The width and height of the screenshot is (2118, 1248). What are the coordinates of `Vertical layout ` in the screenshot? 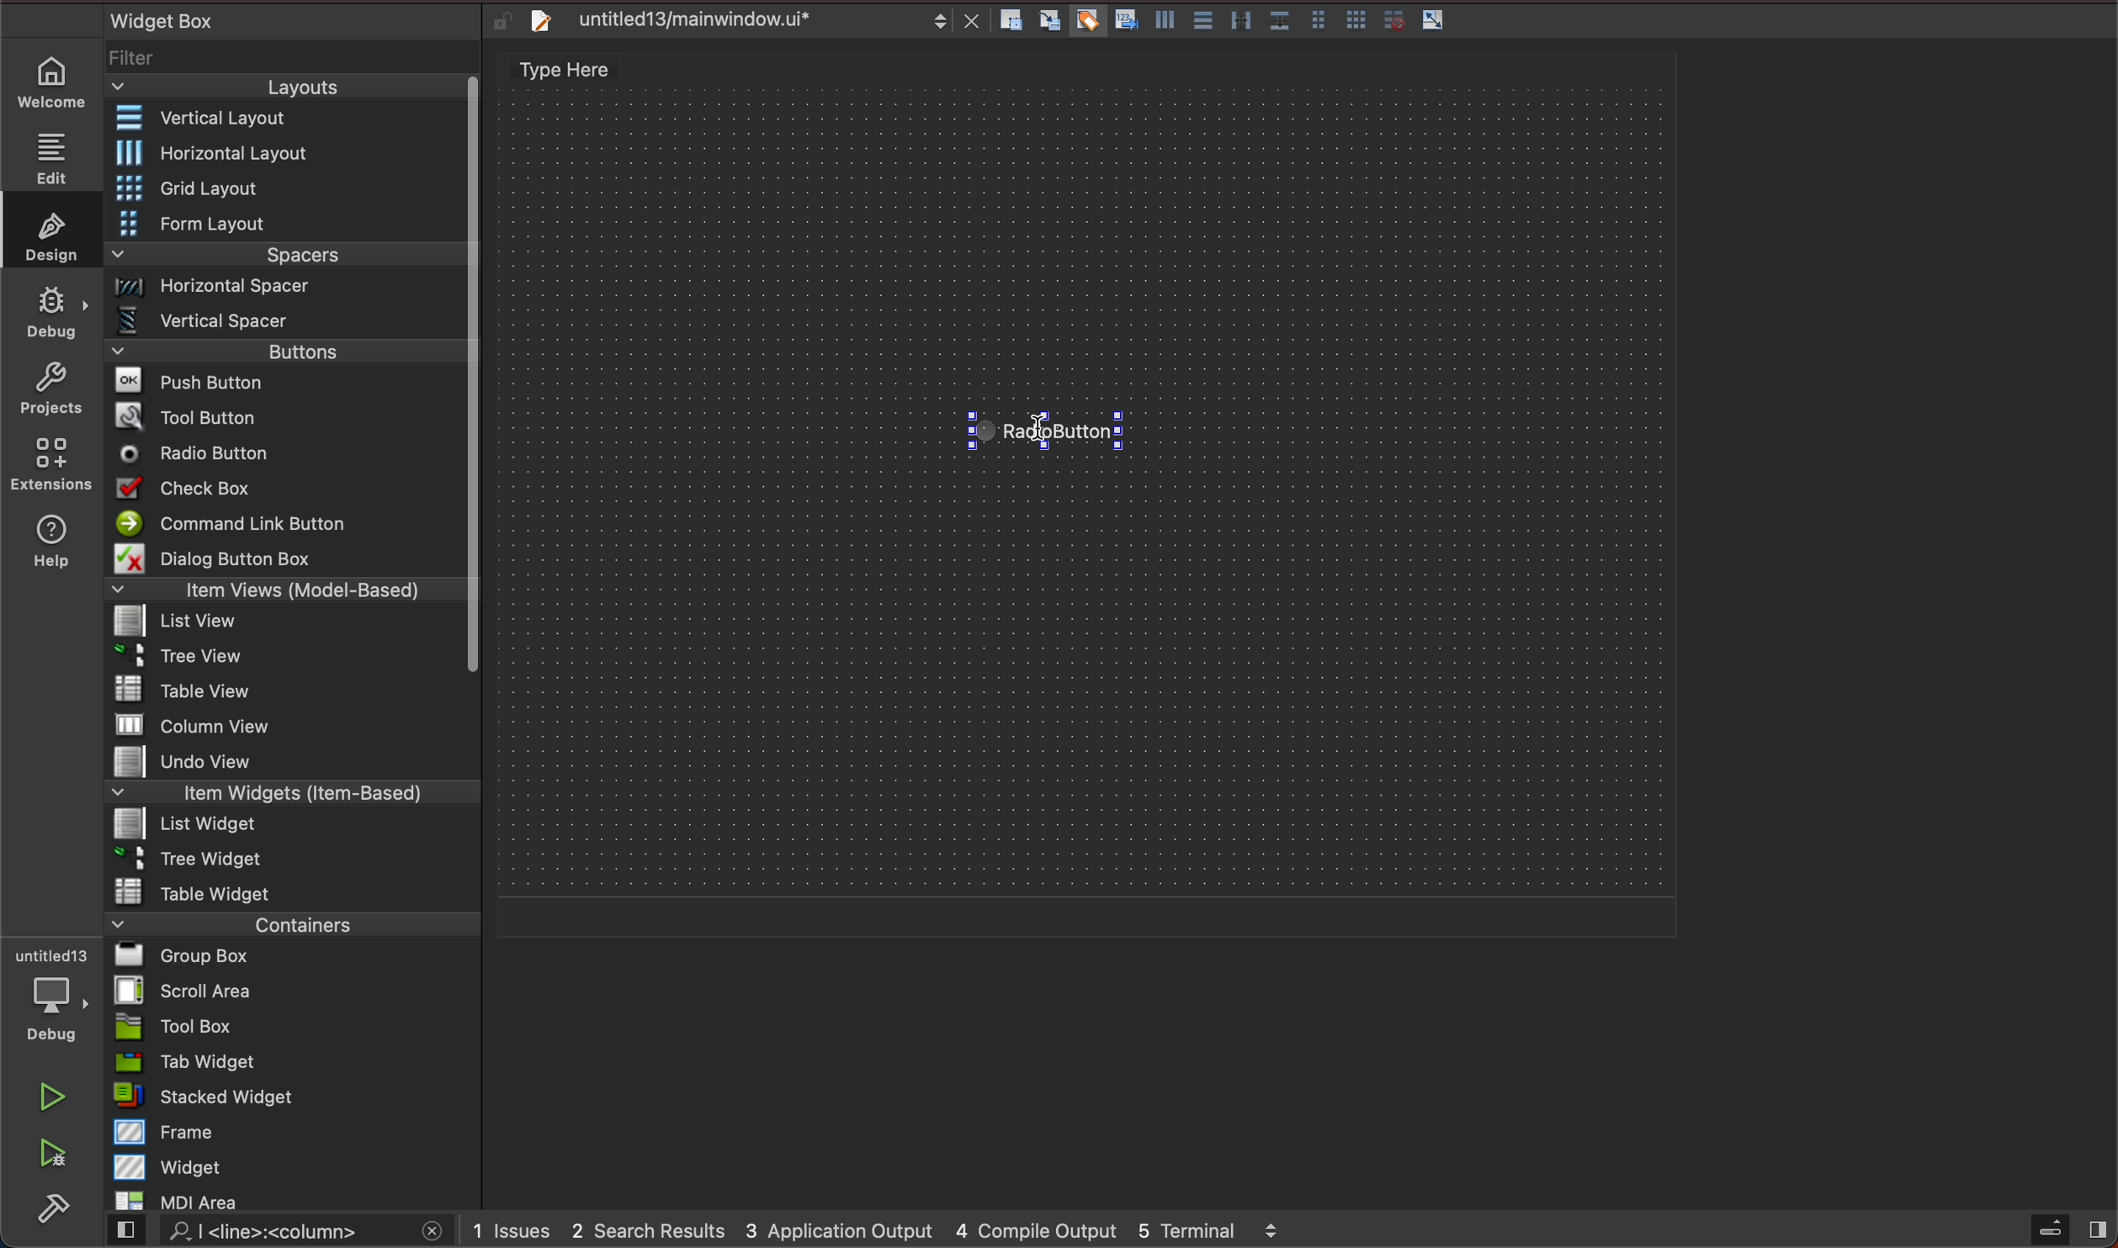 It's located at (289, 119).